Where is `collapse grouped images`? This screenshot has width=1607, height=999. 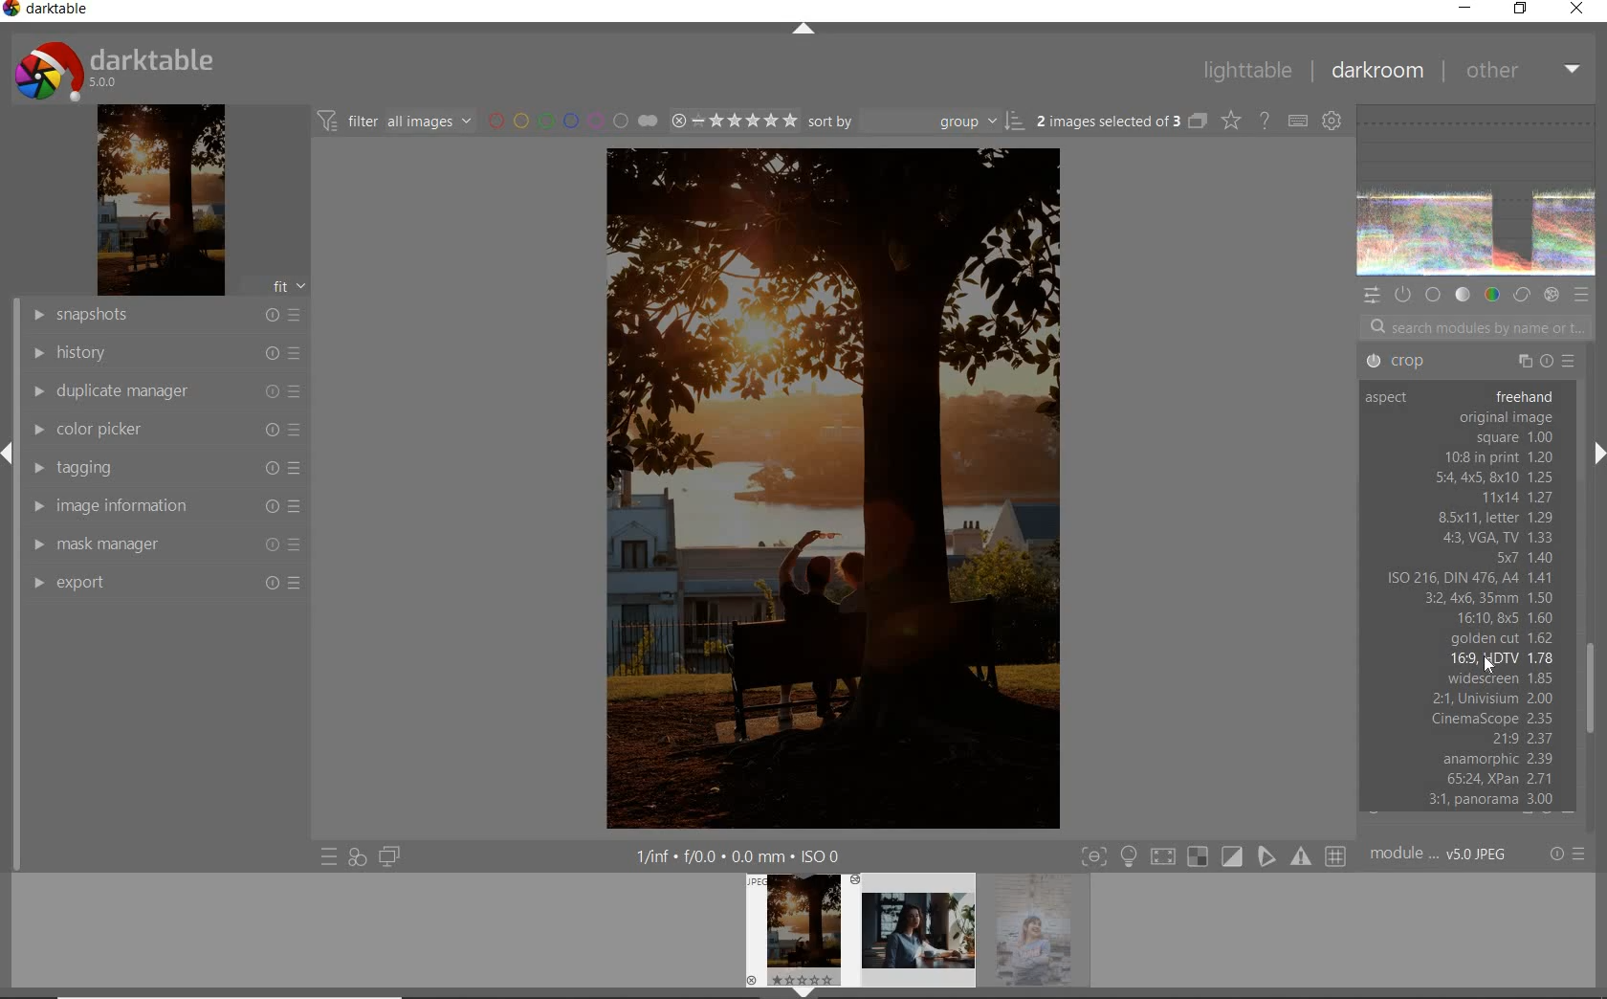 collapse grouped images is located at coordinates (1198, 122).